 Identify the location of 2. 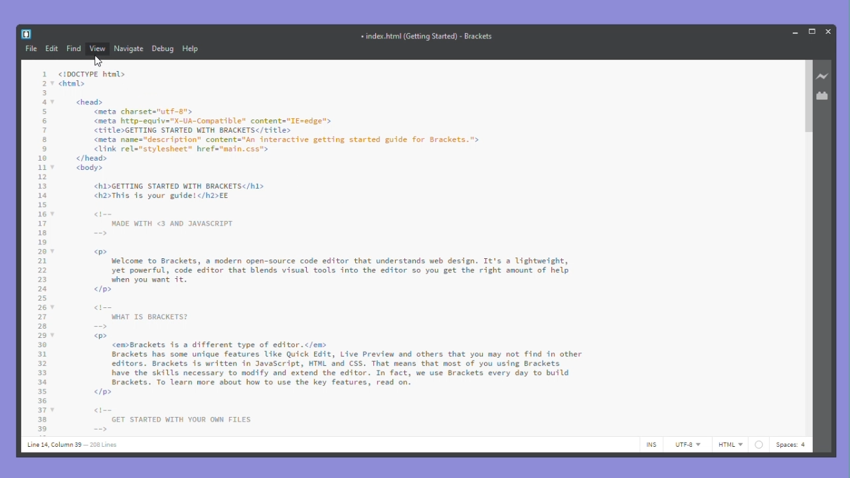
(44, 84).